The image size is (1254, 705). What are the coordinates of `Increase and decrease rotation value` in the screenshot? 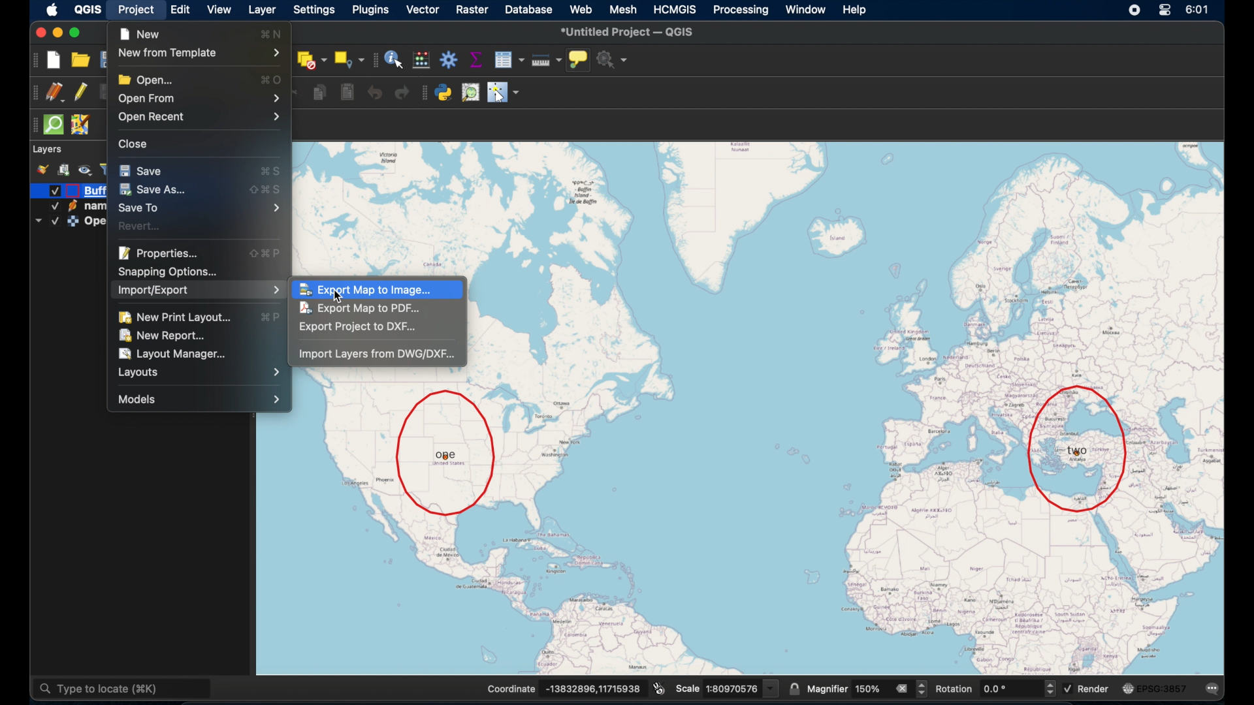 It's located at (1049, 690).